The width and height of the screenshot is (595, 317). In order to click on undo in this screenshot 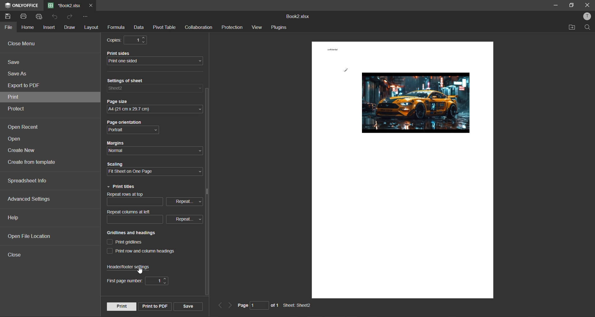, I will do `click(55, 18)`.